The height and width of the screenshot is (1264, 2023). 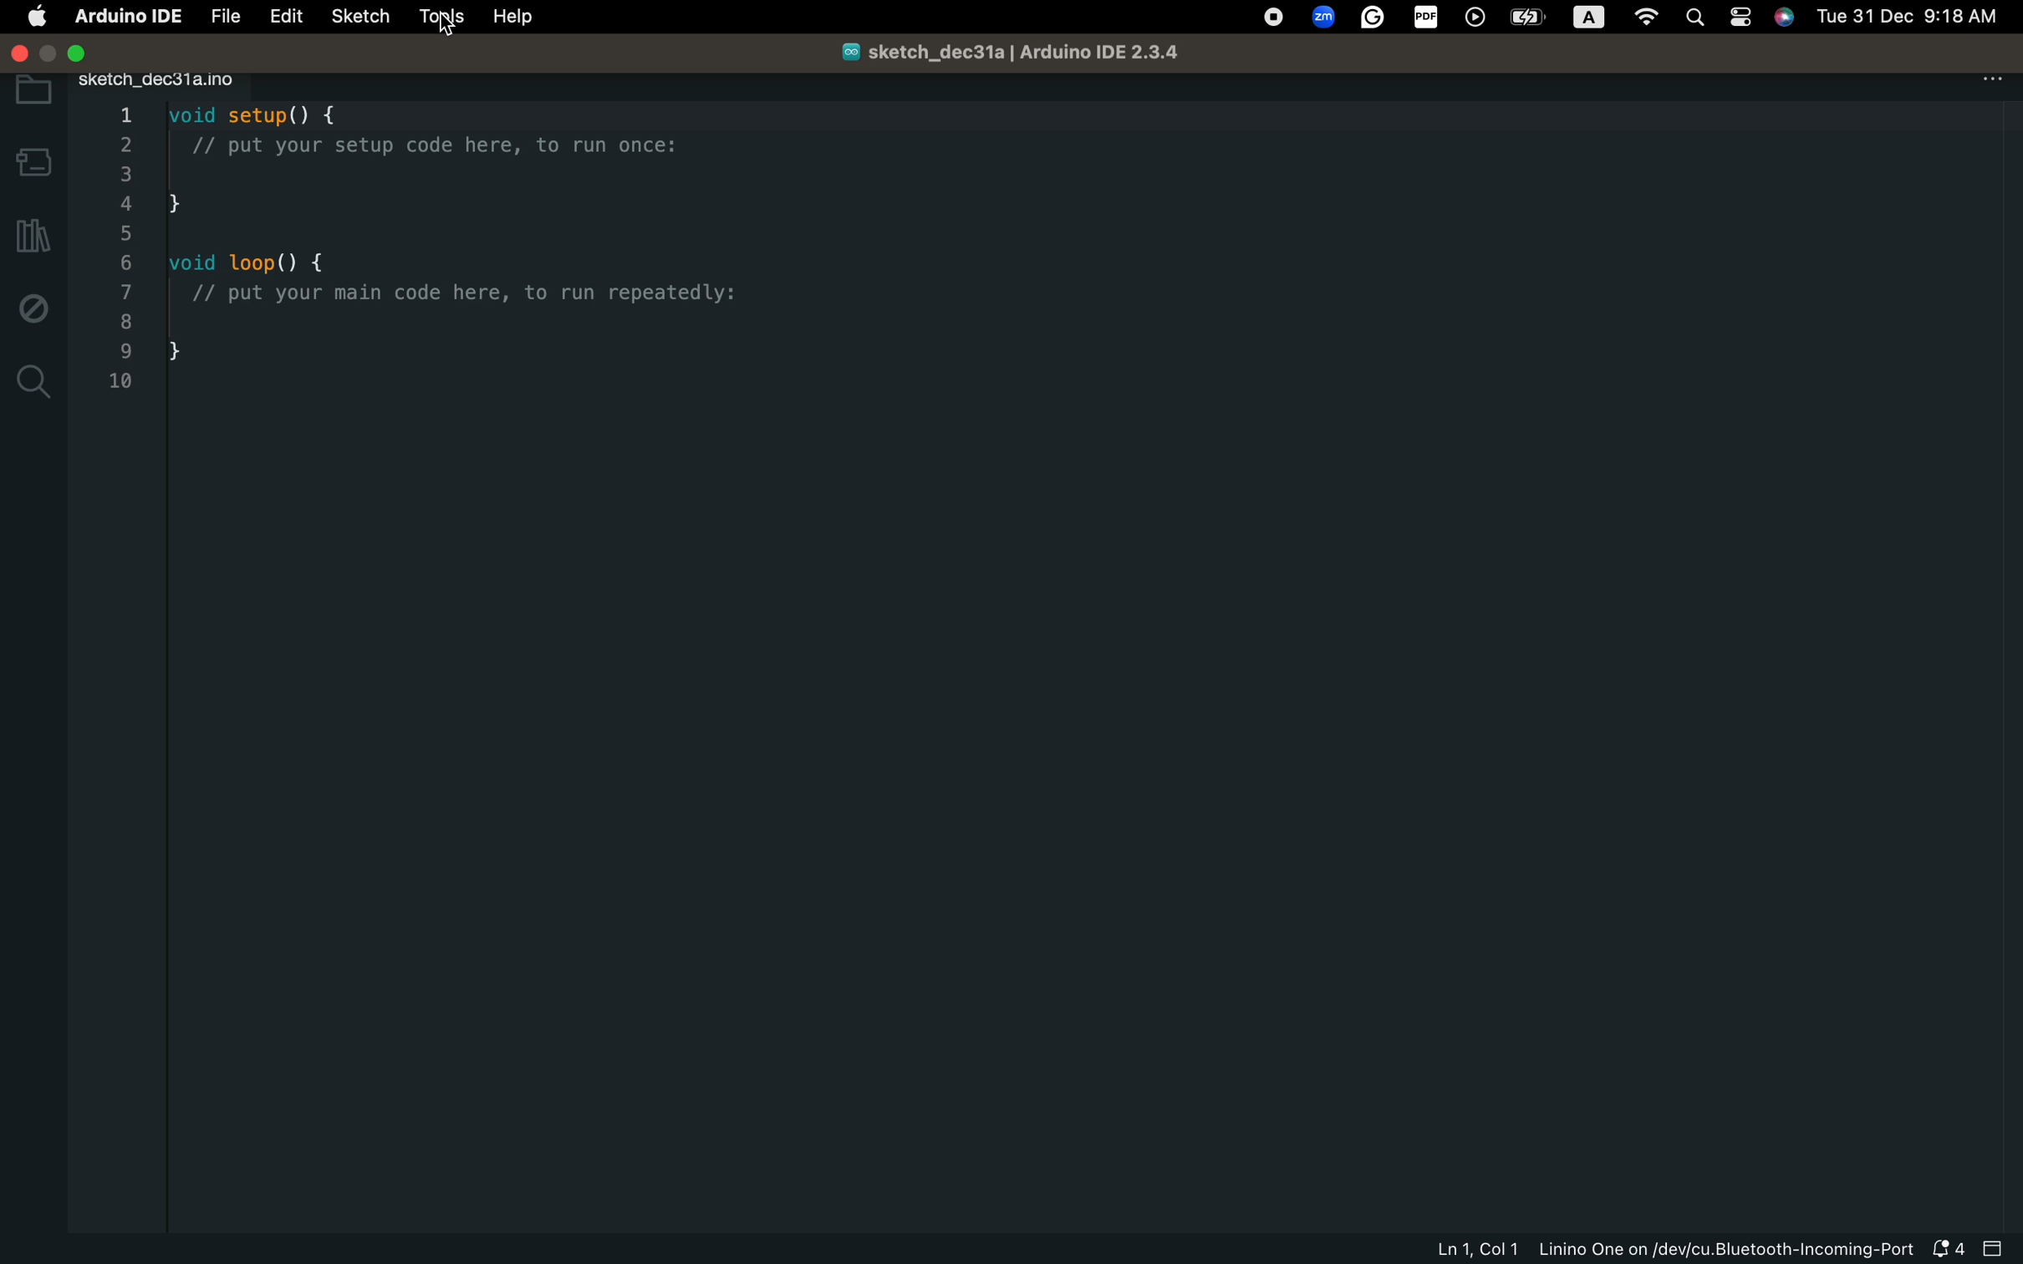 What do you see at coordinates (1530, 16) in the screenshot?
I see `battery` at bounding box center [1530, 16].